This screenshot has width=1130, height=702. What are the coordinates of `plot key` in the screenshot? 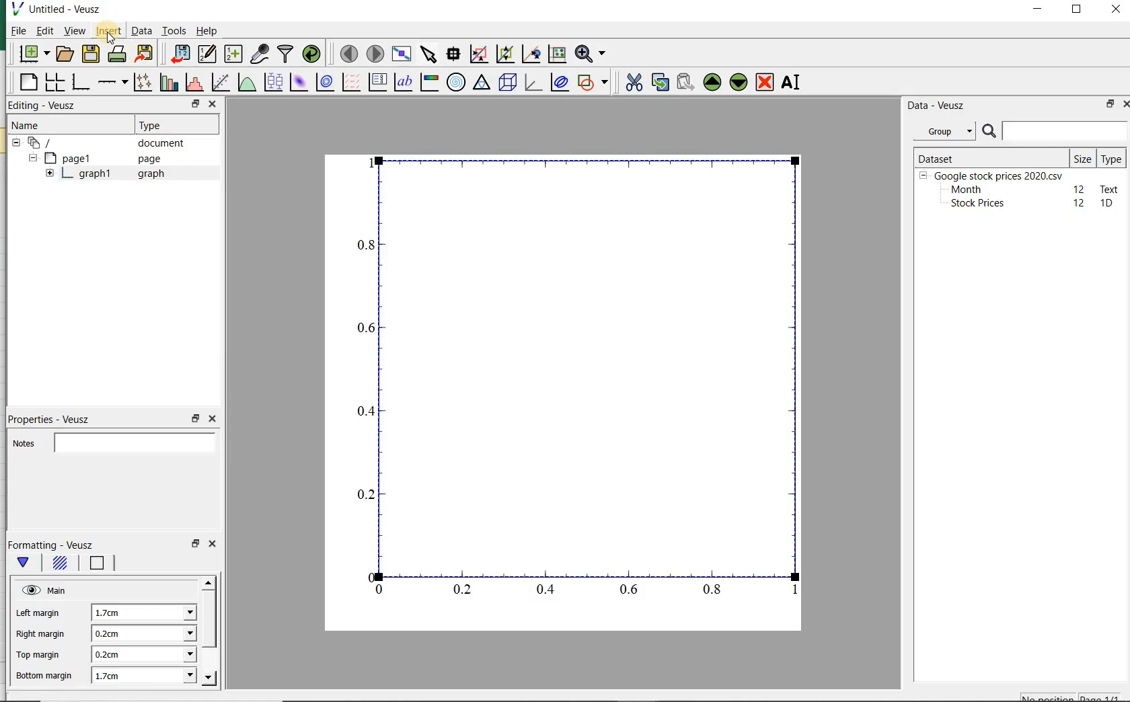 It's located at (377, 83).